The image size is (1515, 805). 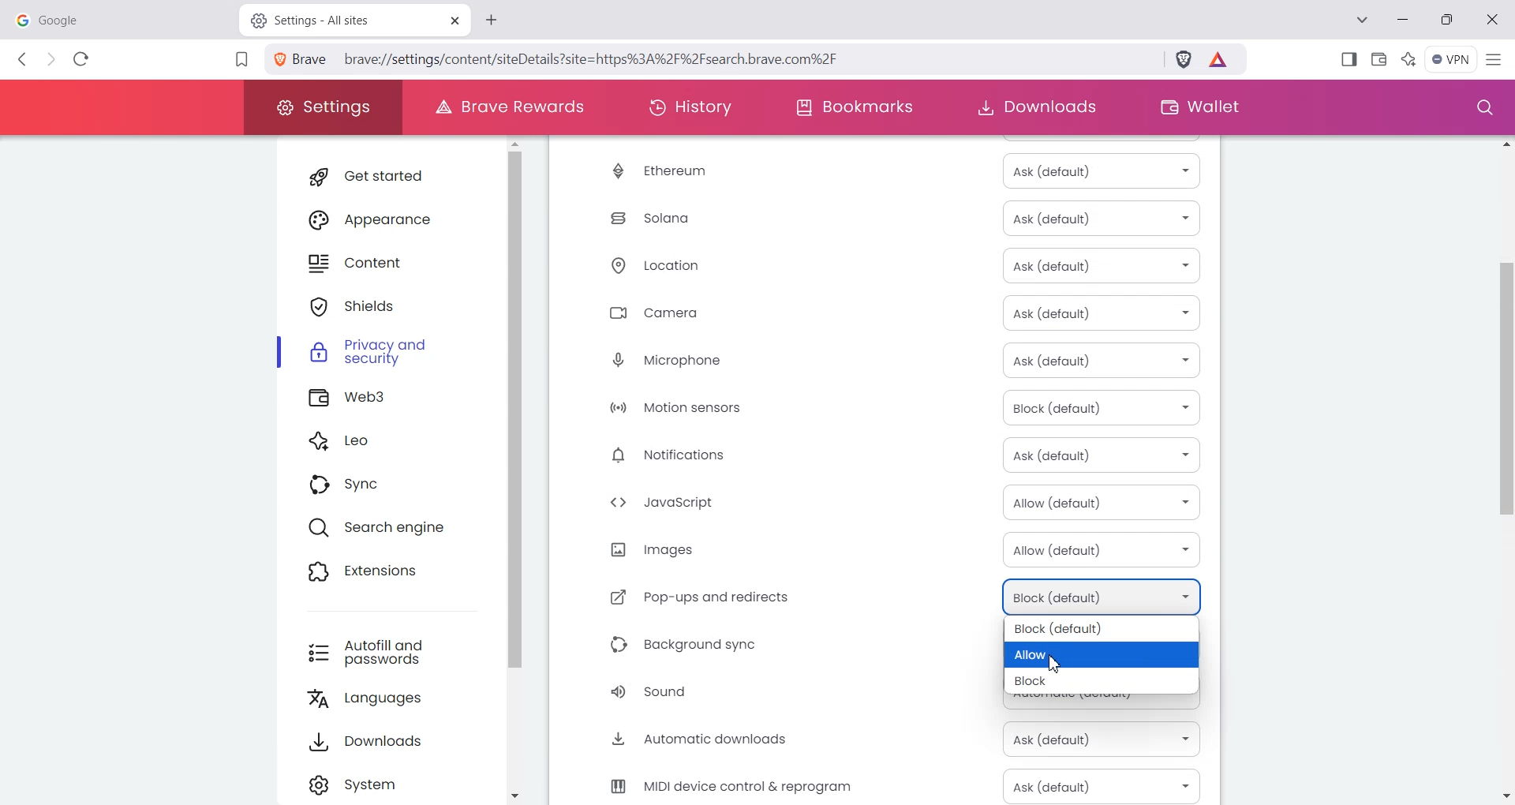 I want to click on Sync, so click(x=387, y=486).